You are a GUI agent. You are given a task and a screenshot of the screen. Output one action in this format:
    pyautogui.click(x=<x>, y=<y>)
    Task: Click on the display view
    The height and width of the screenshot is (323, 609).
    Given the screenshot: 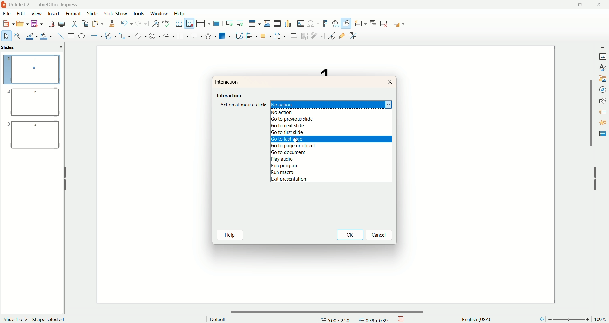 What is the action you would take?
    pyautogui.click(x=204, y=23)
    